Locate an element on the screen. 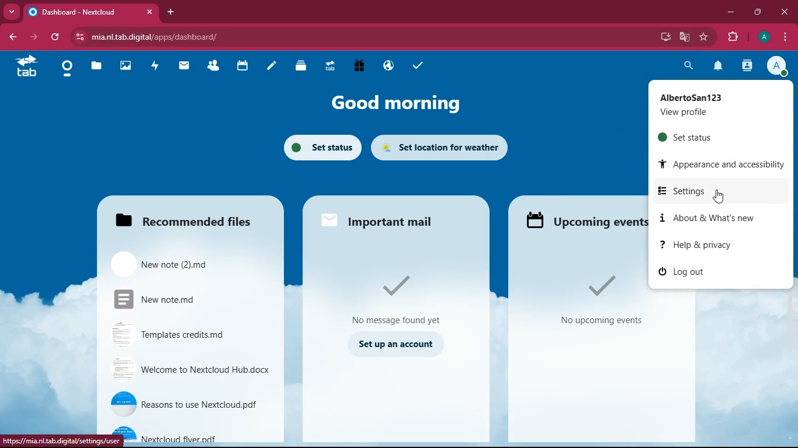 This screenshot has width=798, height=448. google translate is located at coordinates (686, 36).